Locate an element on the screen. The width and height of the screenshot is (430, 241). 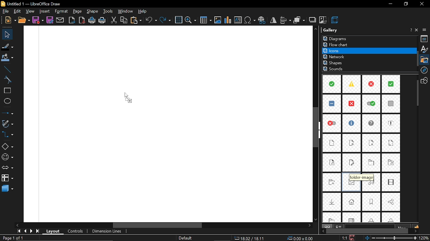
close is located at coordinates (422, 4).